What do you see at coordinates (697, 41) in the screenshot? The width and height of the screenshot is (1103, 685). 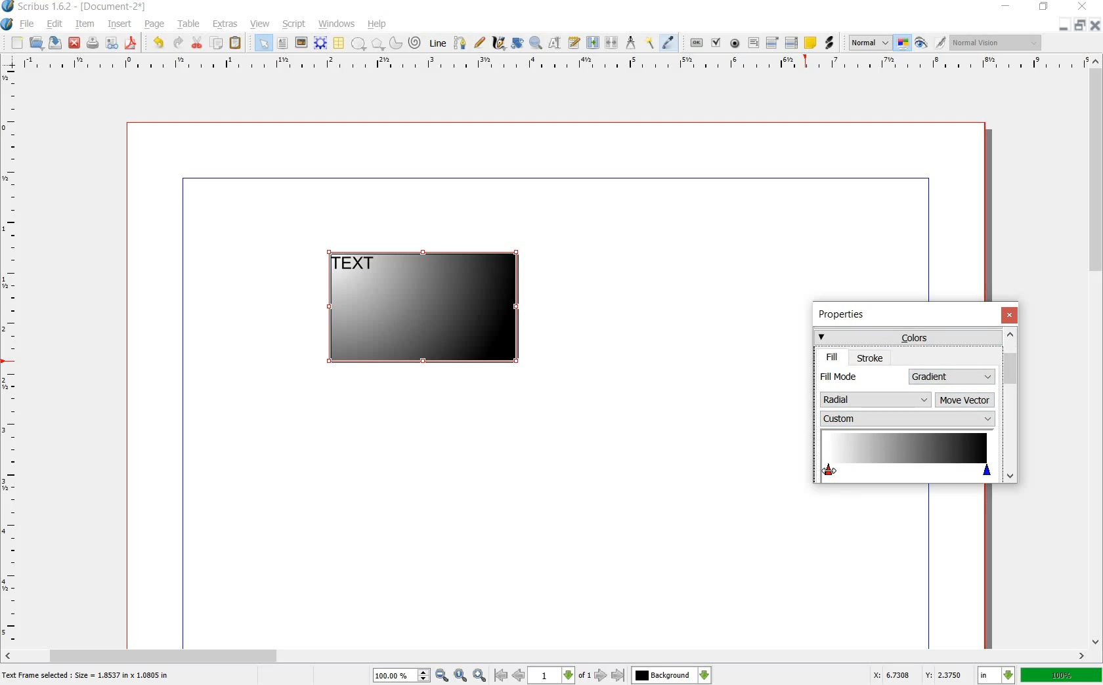 I see `pdf push button` at bounding box center [697, 41].